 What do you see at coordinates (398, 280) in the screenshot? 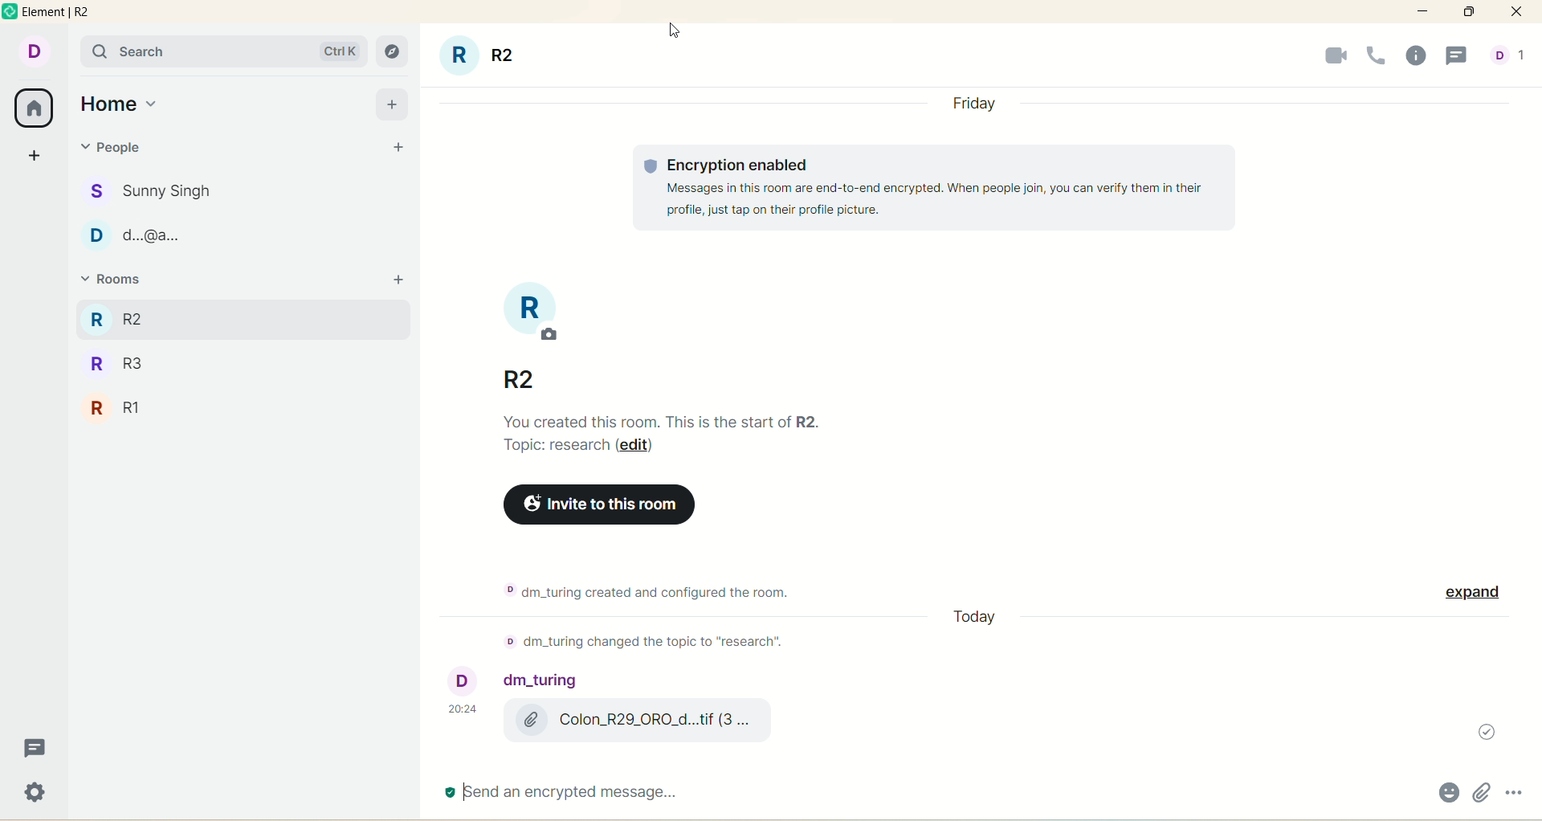
I see `add` at bounding box center [398, 280].